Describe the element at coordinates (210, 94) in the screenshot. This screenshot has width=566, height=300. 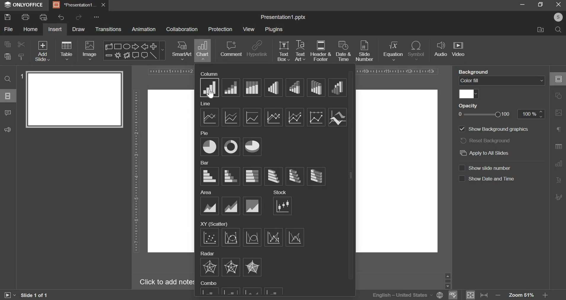
I see `mouse pointer` at that location.